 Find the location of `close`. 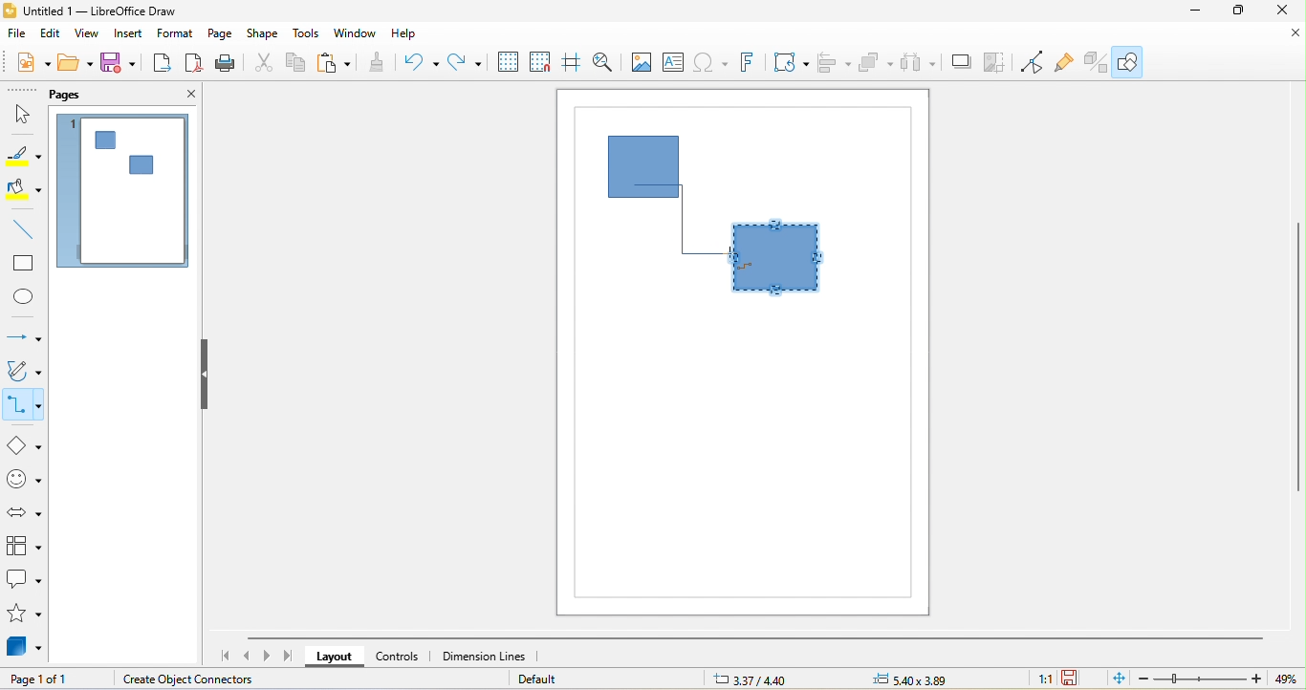

close is located at coordinates (1292, 32).